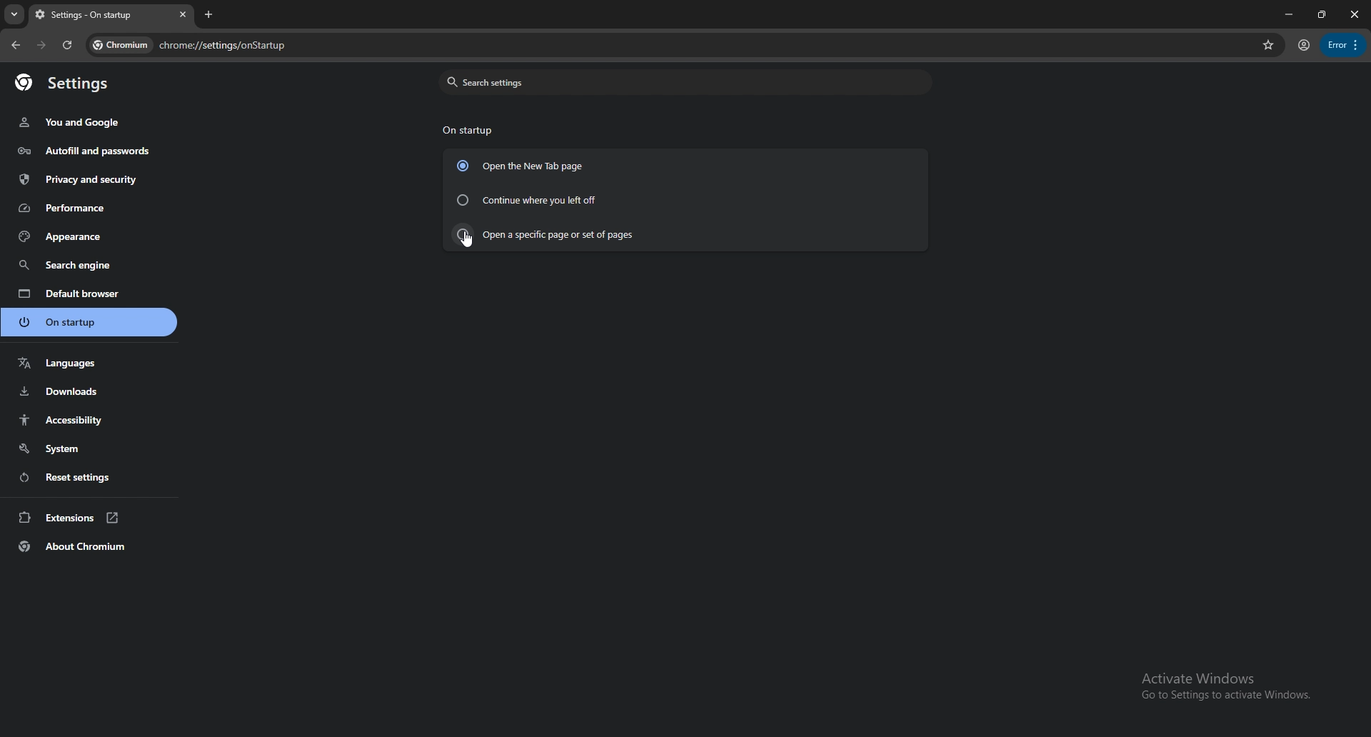 This screenshot has width=1371, height=737. What do you see at coordinates (74, 122) in the screenshot?
I see `you and google` at bounding box center [74, 122].